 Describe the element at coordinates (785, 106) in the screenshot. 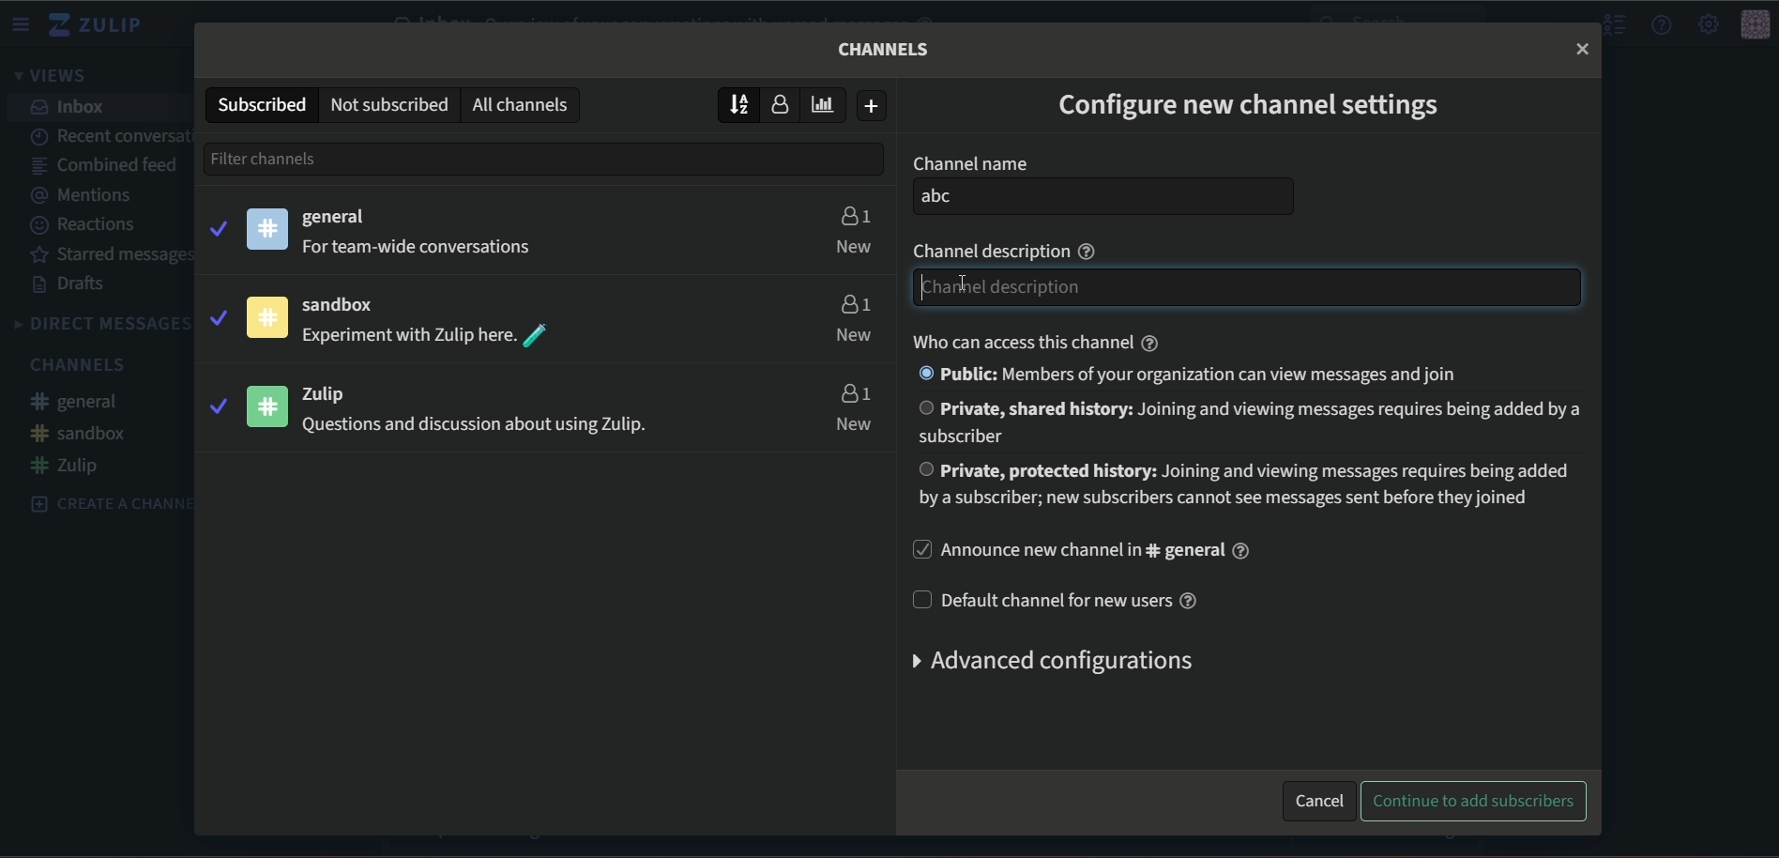

I see `user` at that location.